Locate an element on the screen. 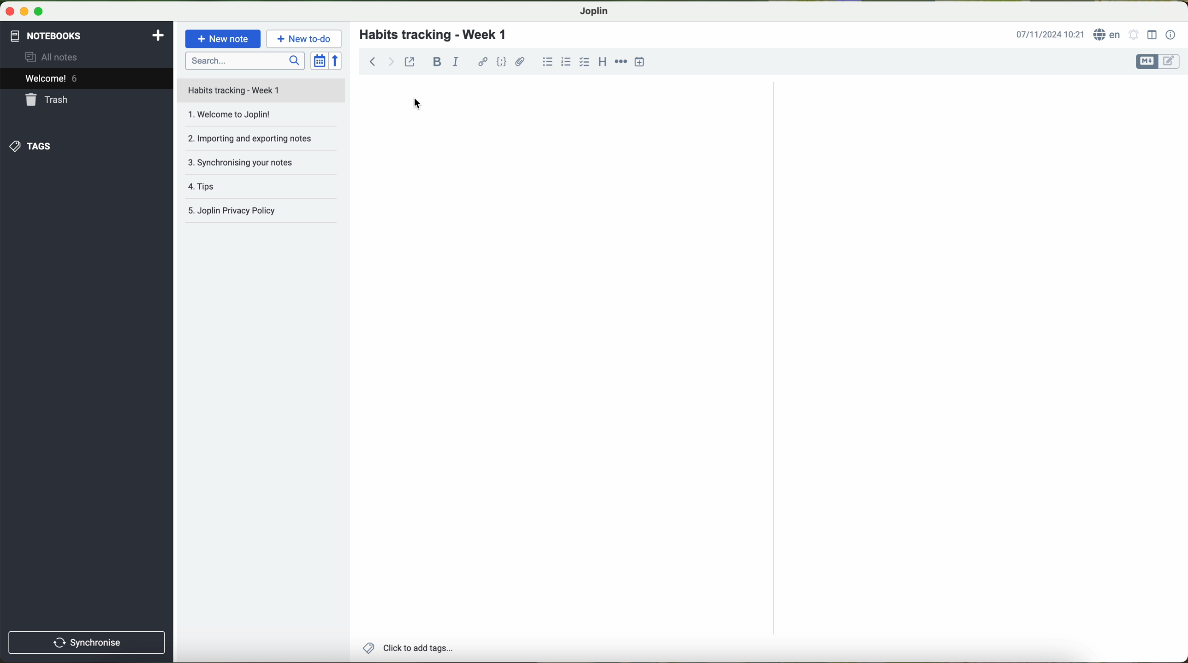  reverse sort order is located at coordinates (336, 60).